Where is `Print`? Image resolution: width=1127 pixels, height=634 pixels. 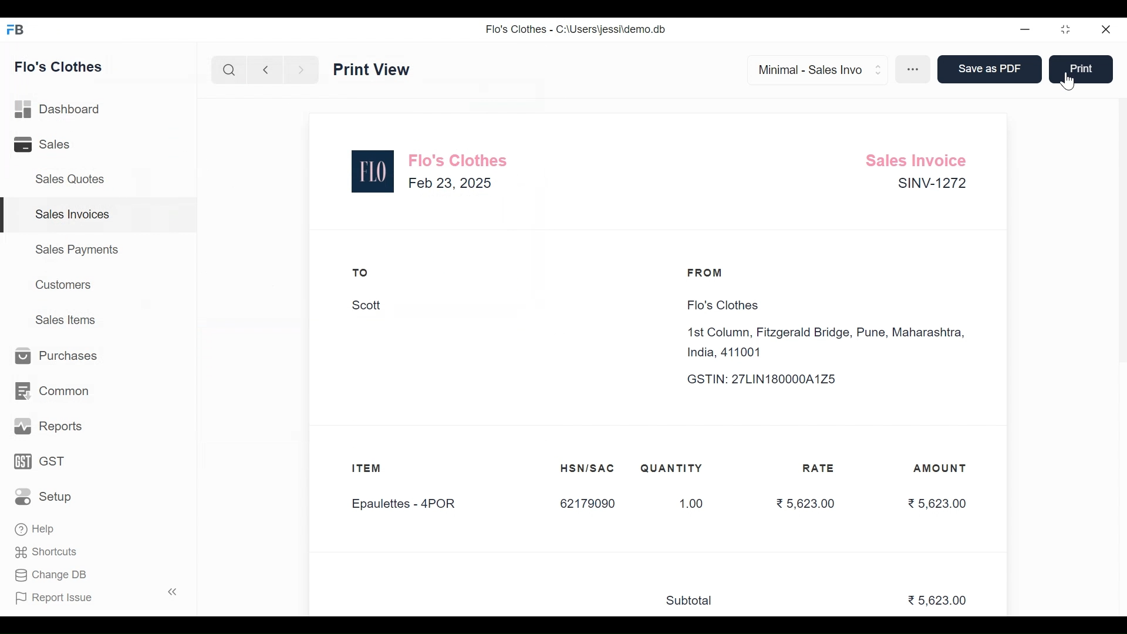
Print is located at coordinates (1080, 68).